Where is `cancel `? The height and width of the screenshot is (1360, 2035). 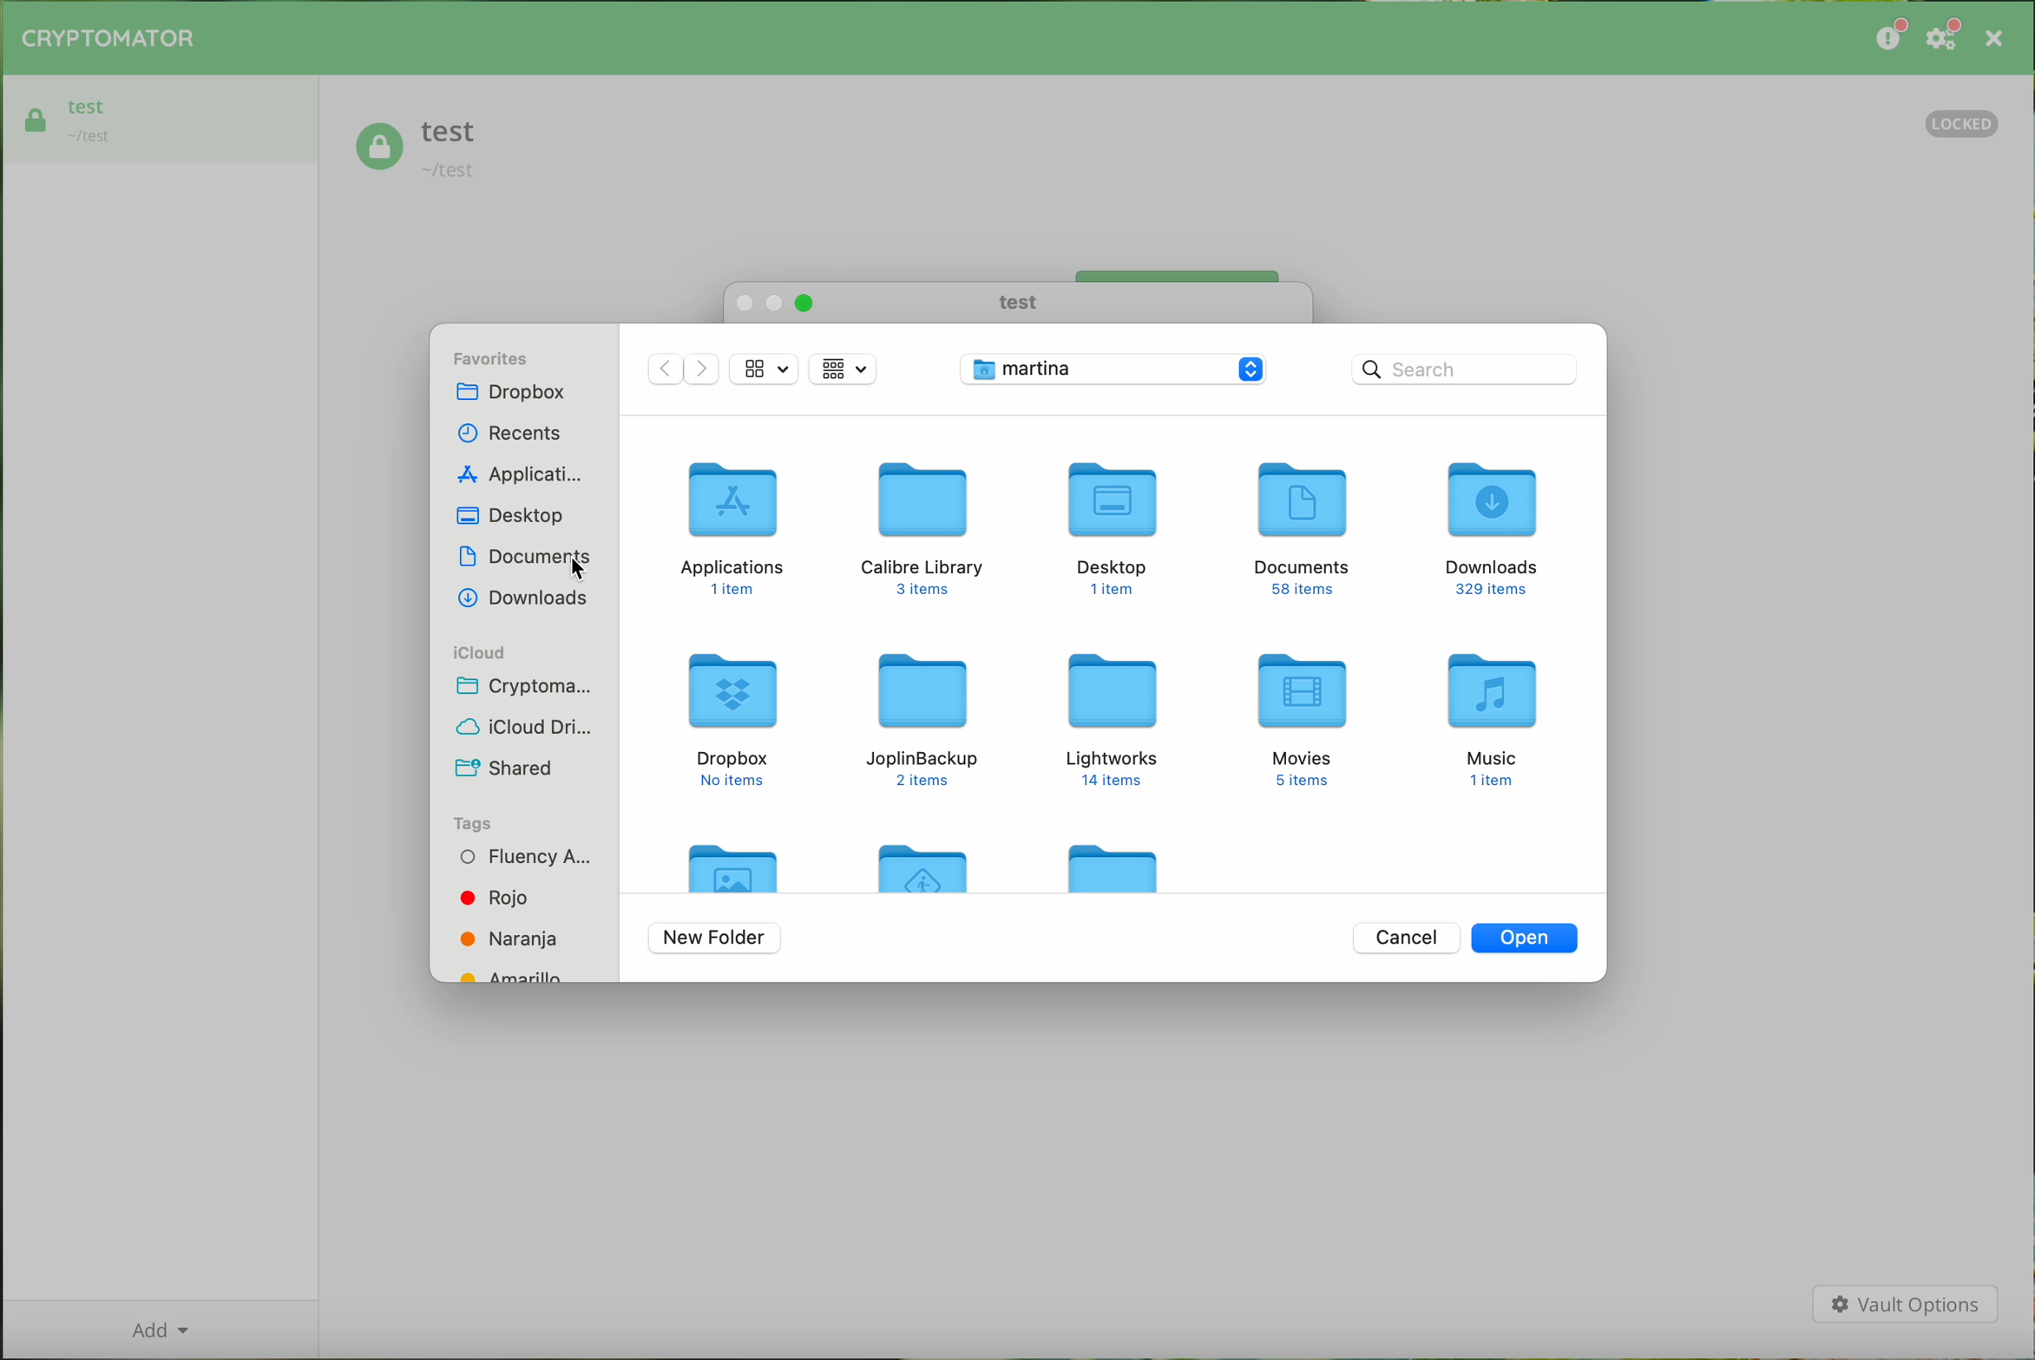
cancel  is located at coordinates (1405, 936).